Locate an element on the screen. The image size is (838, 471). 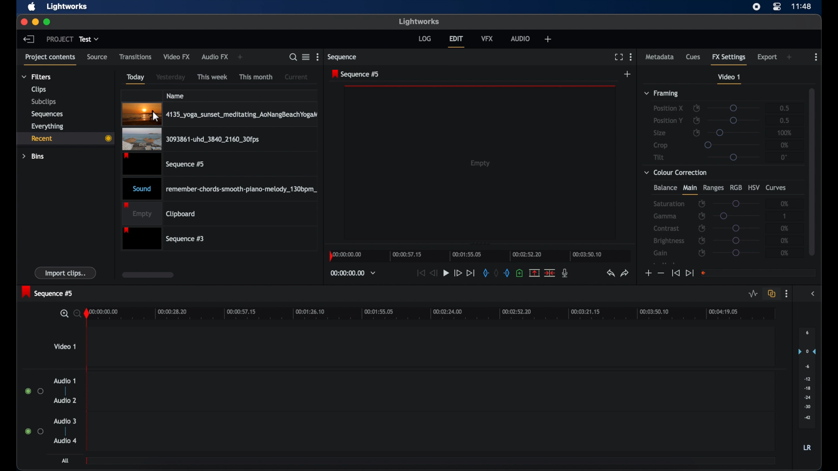
add is located at coordinates (628, 74).